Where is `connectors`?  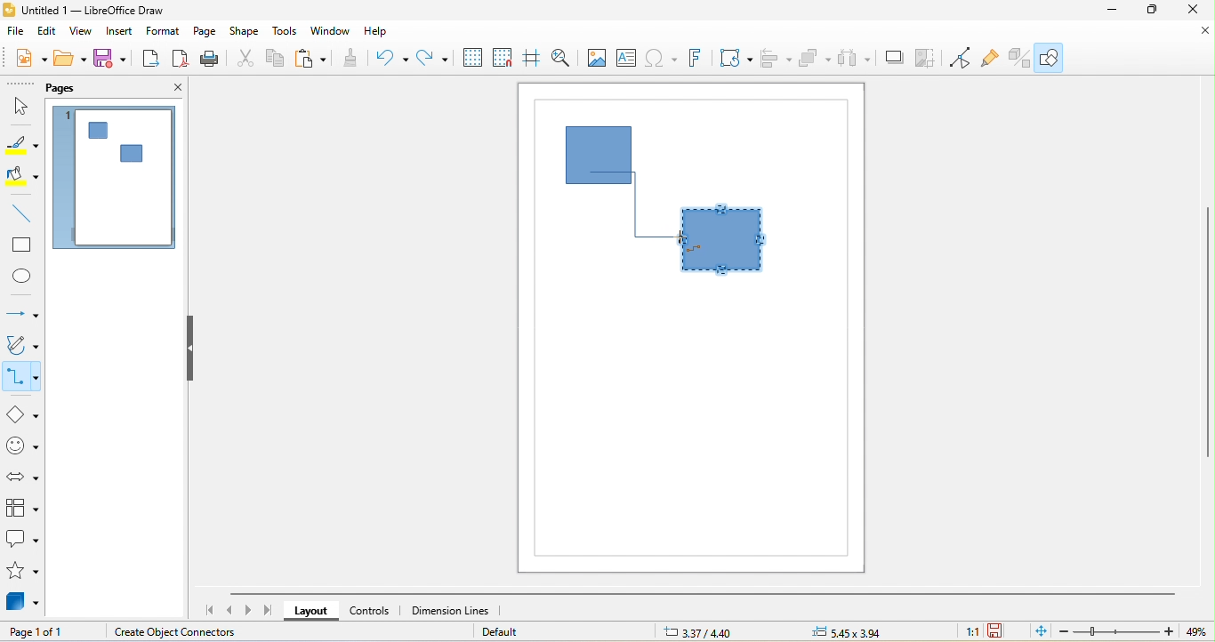 connectors is located at coordinates (23, 380).